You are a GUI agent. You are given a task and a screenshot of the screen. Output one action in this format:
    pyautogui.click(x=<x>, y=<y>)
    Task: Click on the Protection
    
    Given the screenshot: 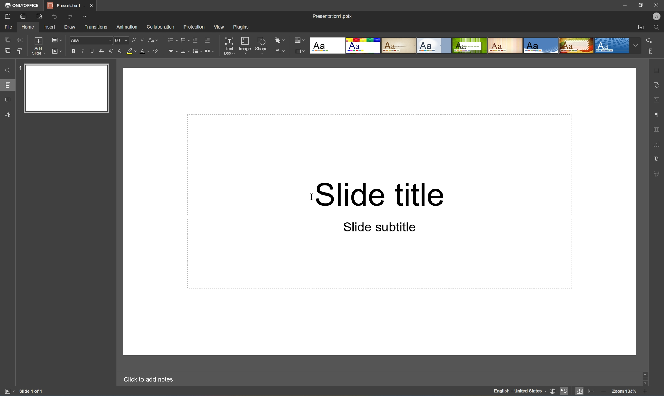 What is the action you would take?
    pyautogui.click(x=193, y=26)
    